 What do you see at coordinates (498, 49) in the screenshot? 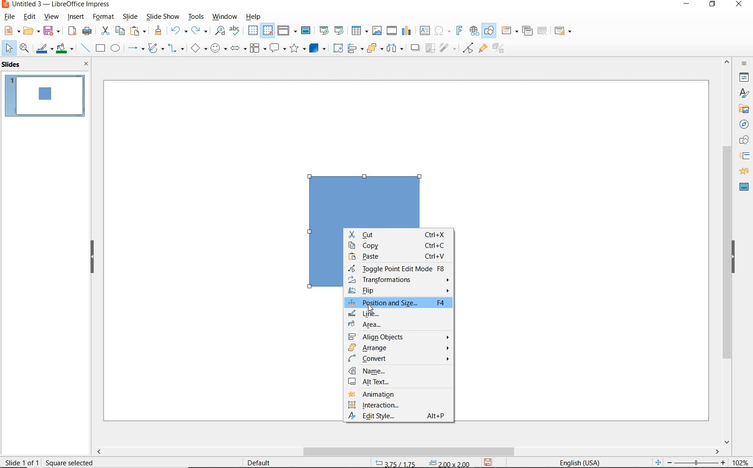
I see `toggle extrusion` at bounding box center [498, 49].